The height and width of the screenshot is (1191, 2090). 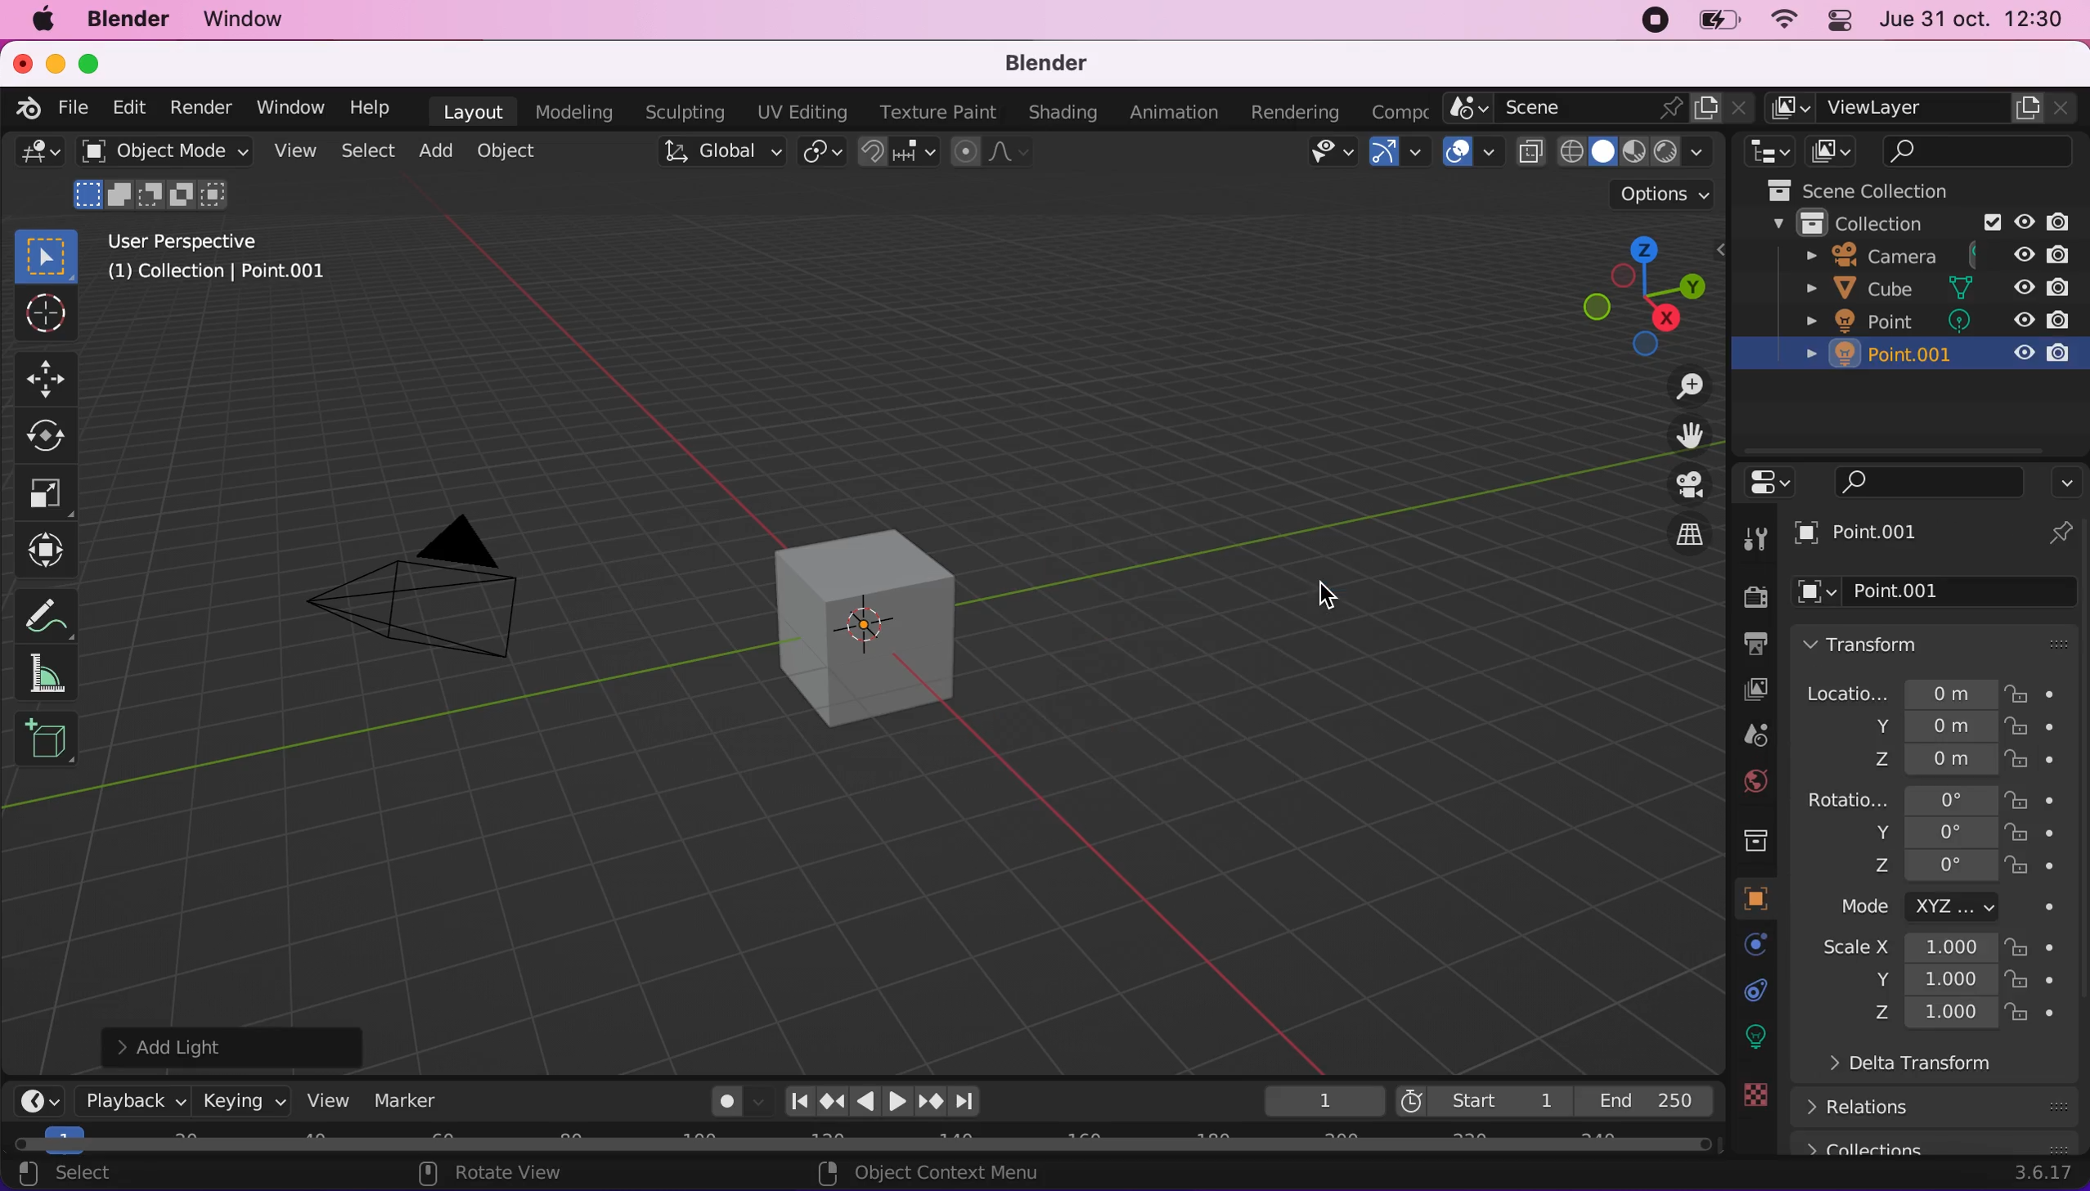 I want to click on shading, so click(x=1067, y=111).